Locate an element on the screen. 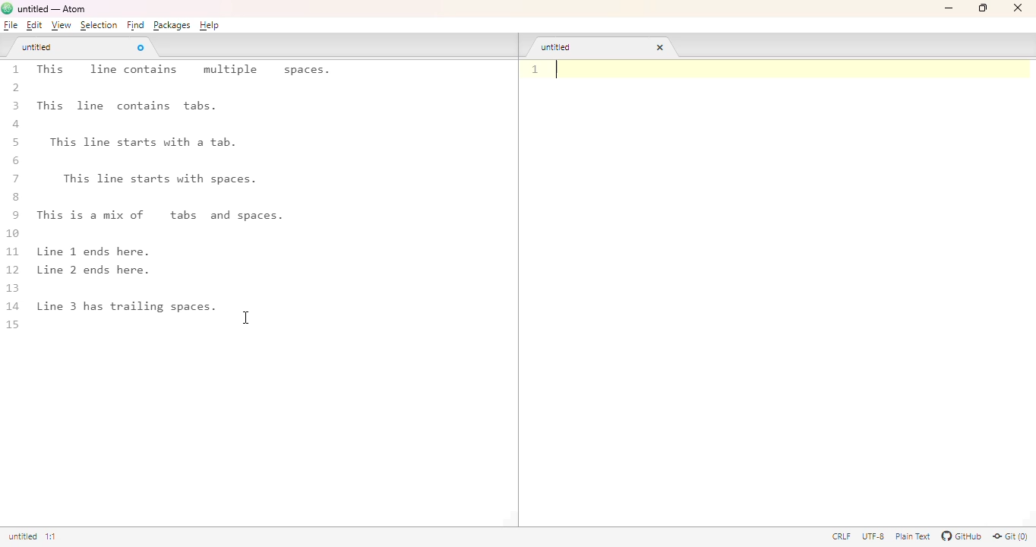 This screenshot has height=547, width=1036. close is located at coordinates (1018, 7).